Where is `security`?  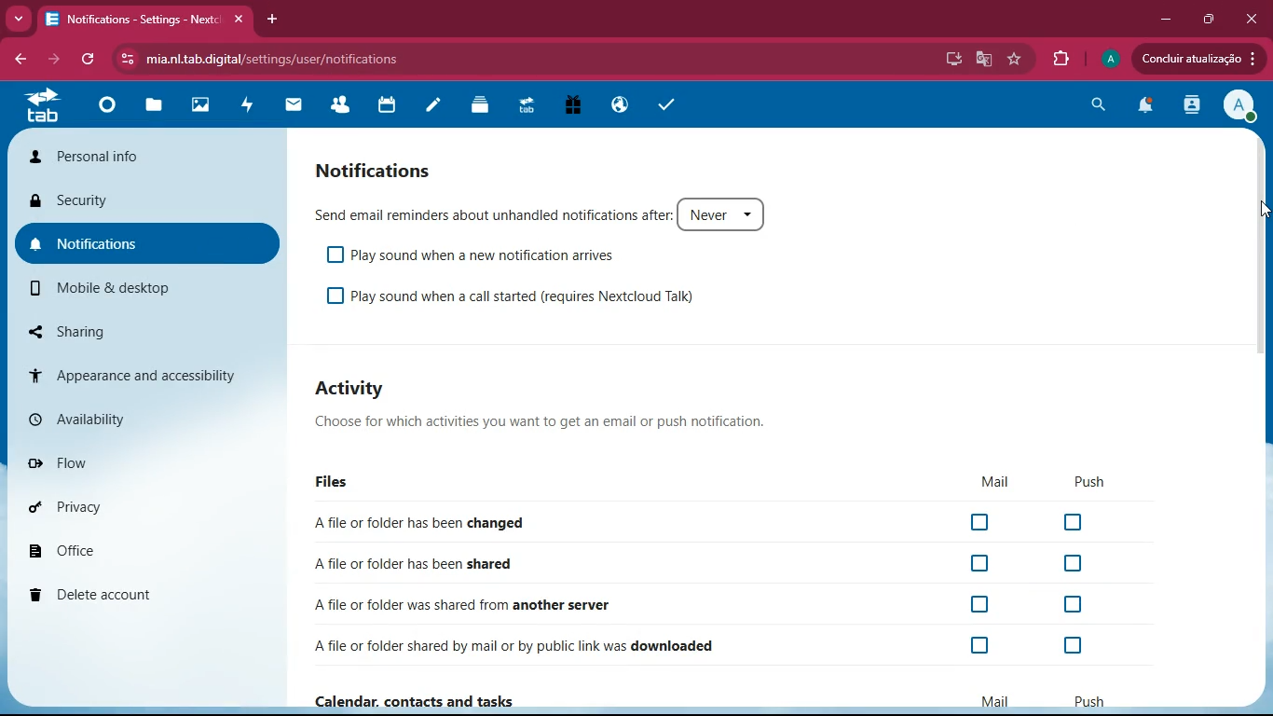 security is located at coordinates (138, 200).